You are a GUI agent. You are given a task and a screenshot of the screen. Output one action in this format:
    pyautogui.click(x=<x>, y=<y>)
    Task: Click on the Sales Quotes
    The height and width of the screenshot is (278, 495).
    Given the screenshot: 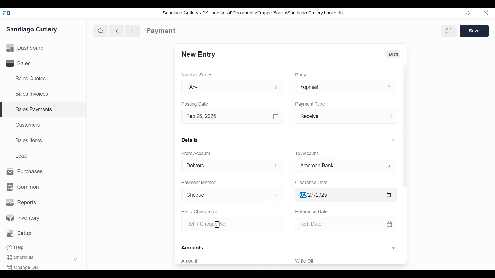 What is the action you would take?
    pyautogui.click(x=30, y=79)
    